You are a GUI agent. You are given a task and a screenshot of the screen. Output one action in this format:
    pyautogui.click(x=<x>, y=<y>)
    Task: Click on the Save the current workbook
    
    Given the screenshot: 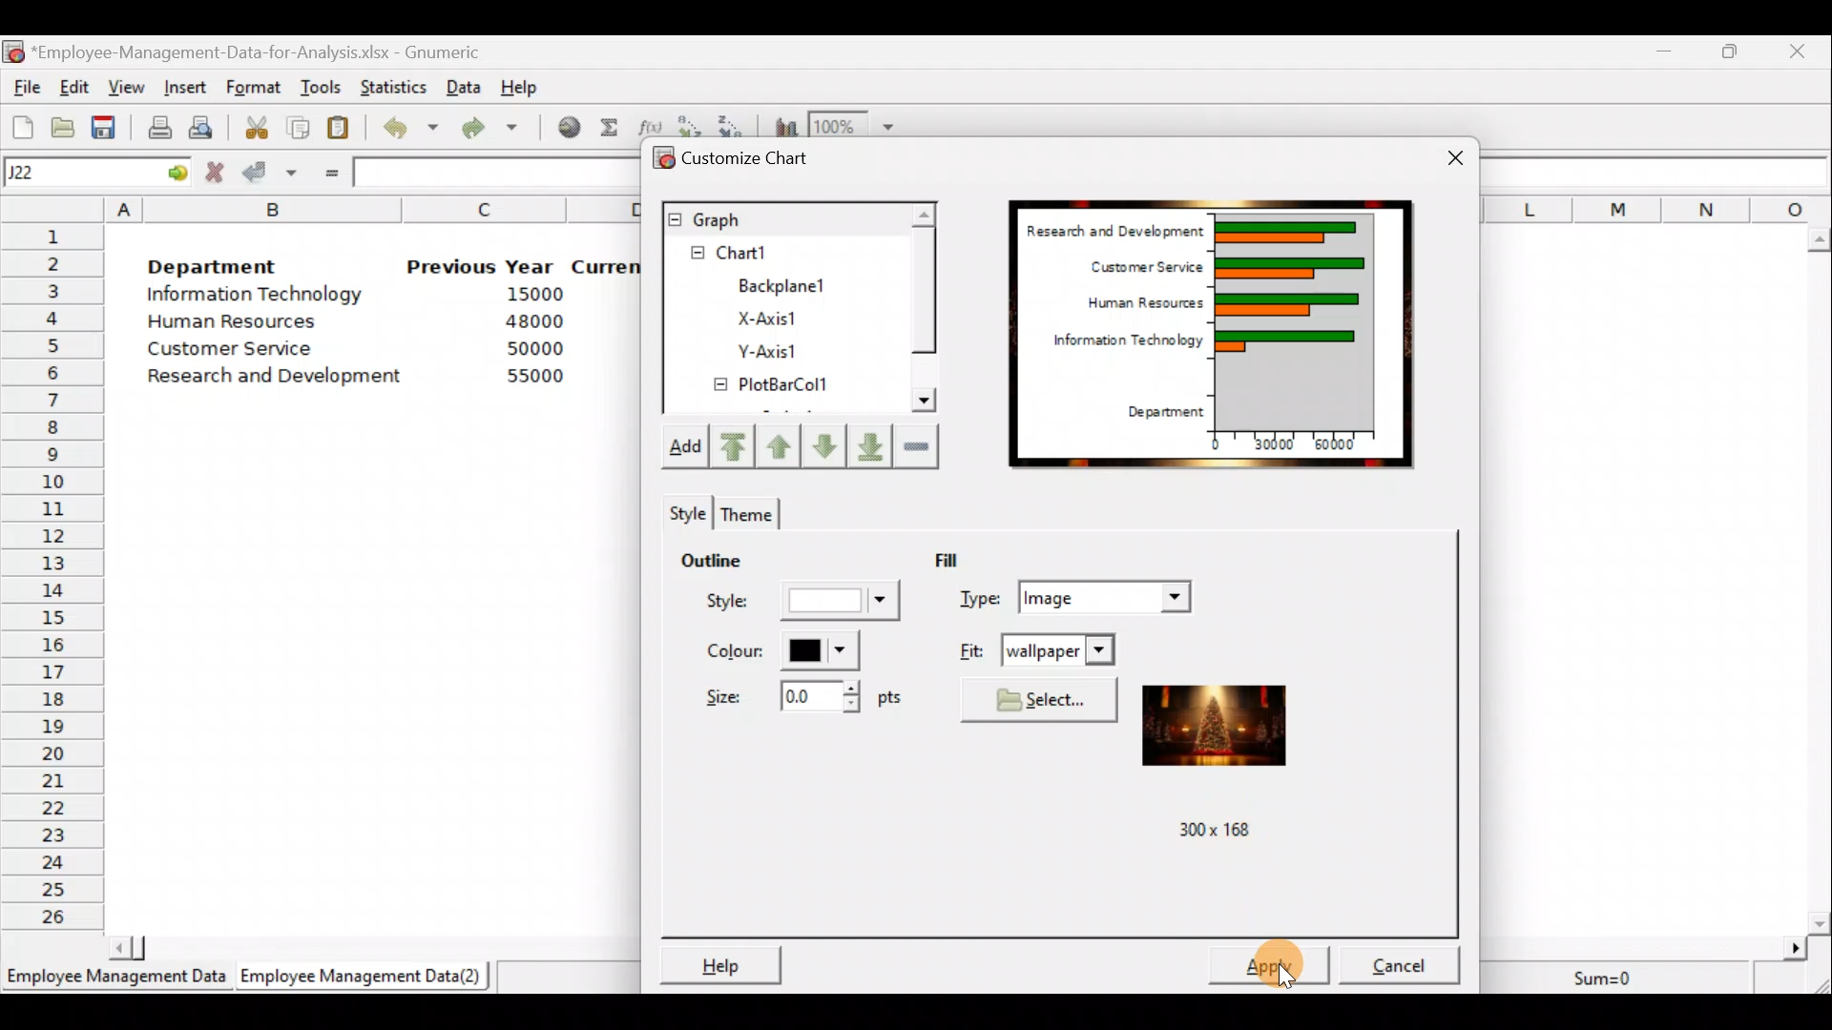 What is the action you would take?
    pyautogui.click(x=105, y=125)
    